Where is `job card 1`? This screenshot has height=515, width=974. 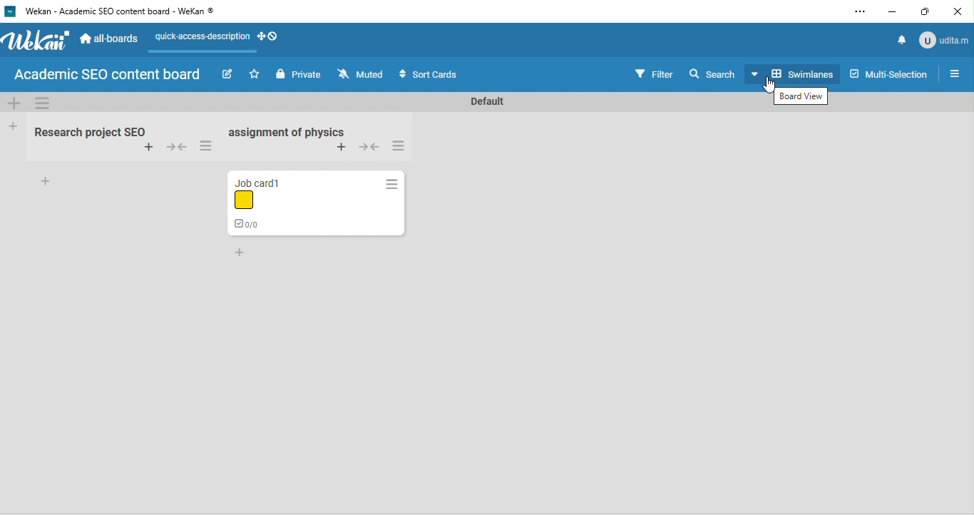
job card 1 is located at coordinates (278, 204).